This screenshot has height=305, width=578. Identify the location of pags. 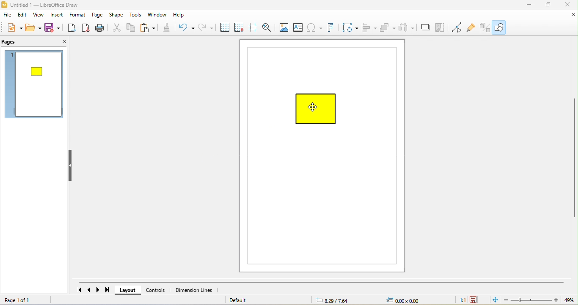
(11, 42).